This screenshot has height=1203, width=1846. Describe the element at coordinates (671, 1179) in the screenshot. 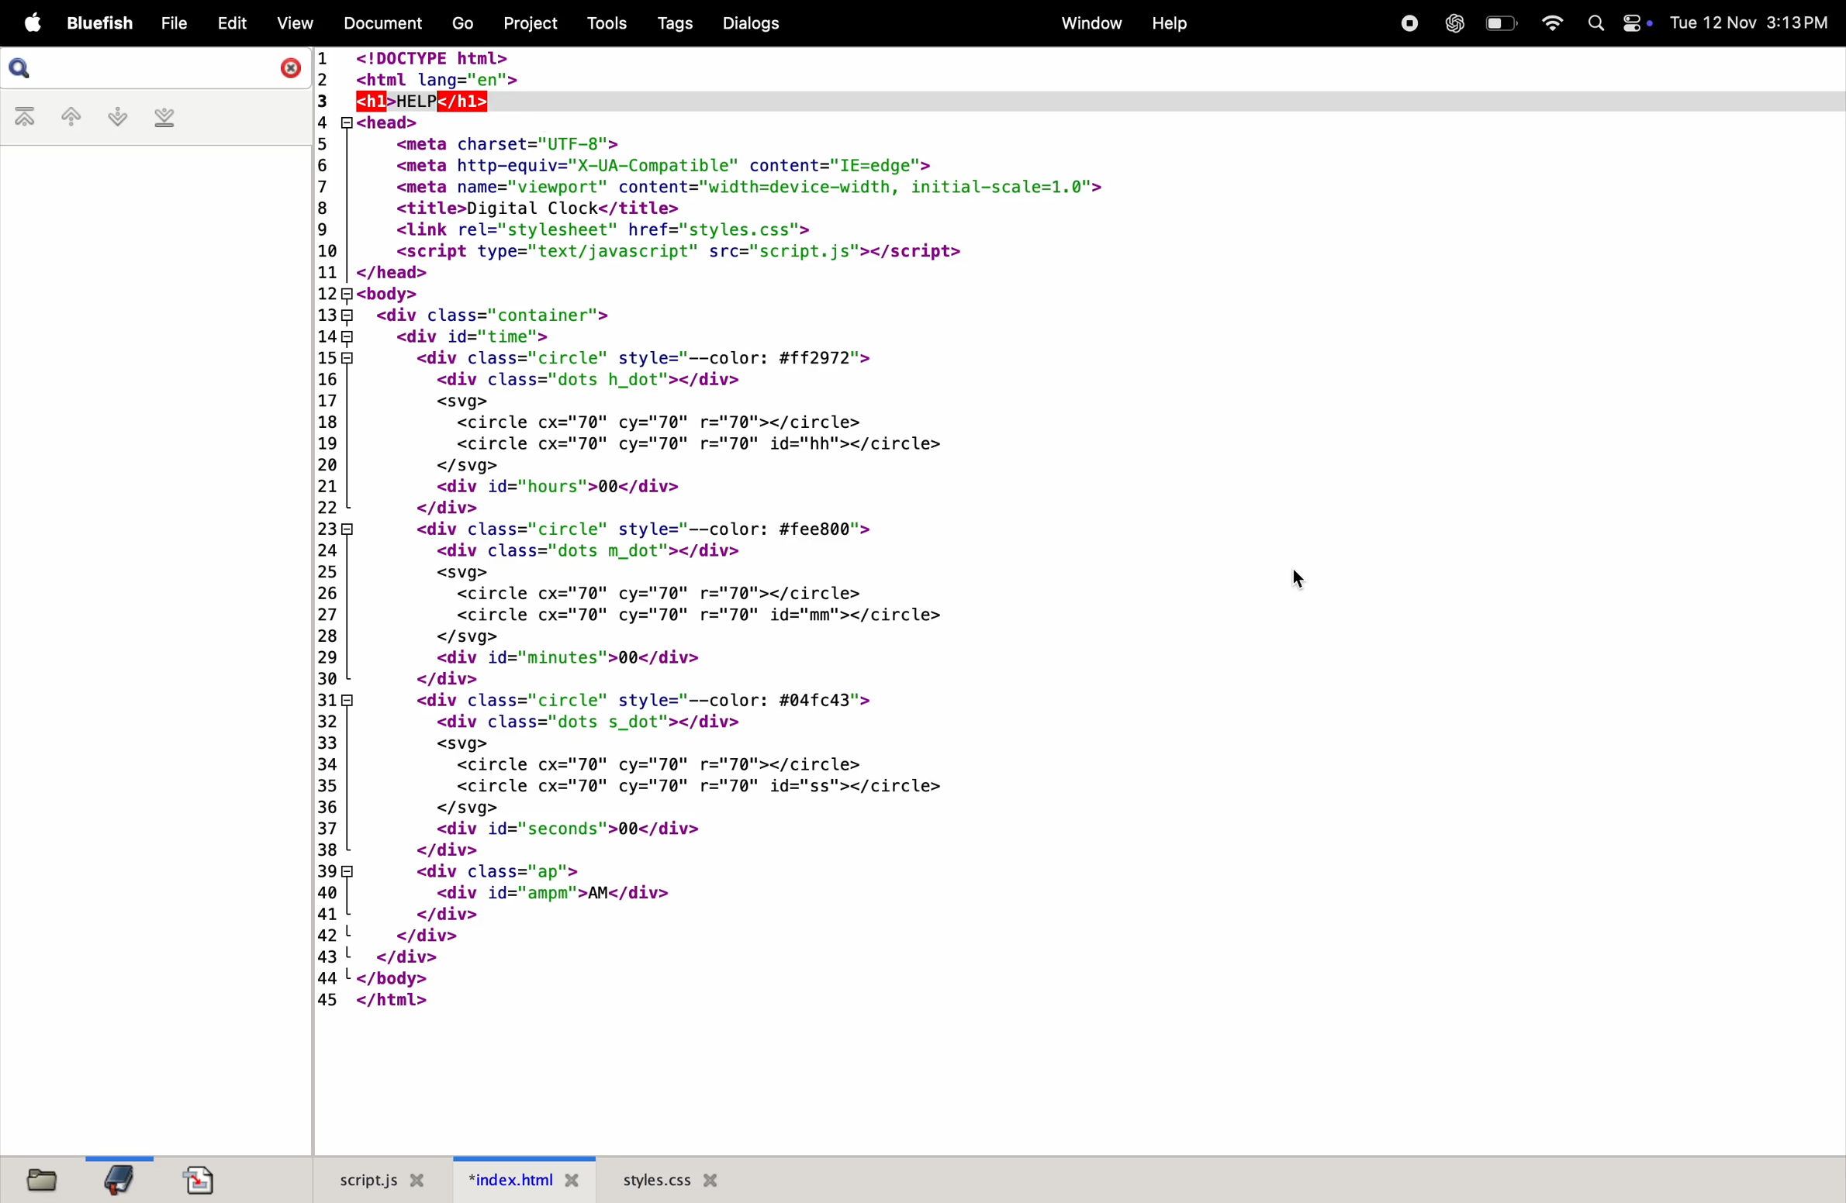

I see `styles.css` at that location.